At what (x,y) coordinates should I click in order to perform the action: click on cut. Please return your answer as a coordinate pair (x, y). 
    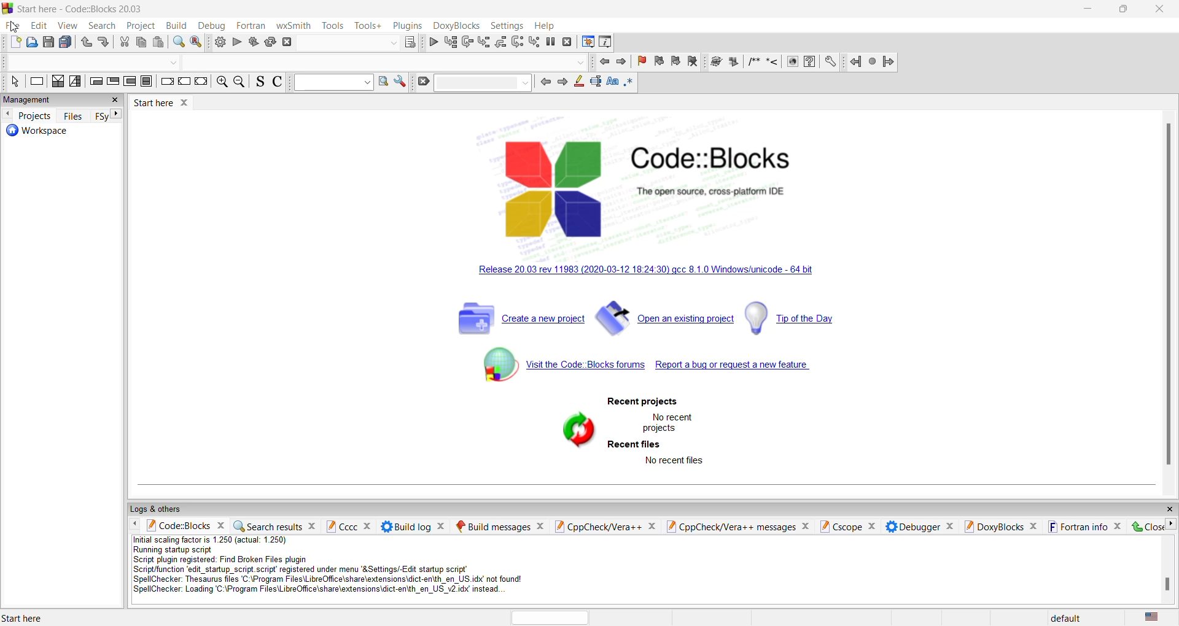
    Looking at the image, I should click on (124, 43).